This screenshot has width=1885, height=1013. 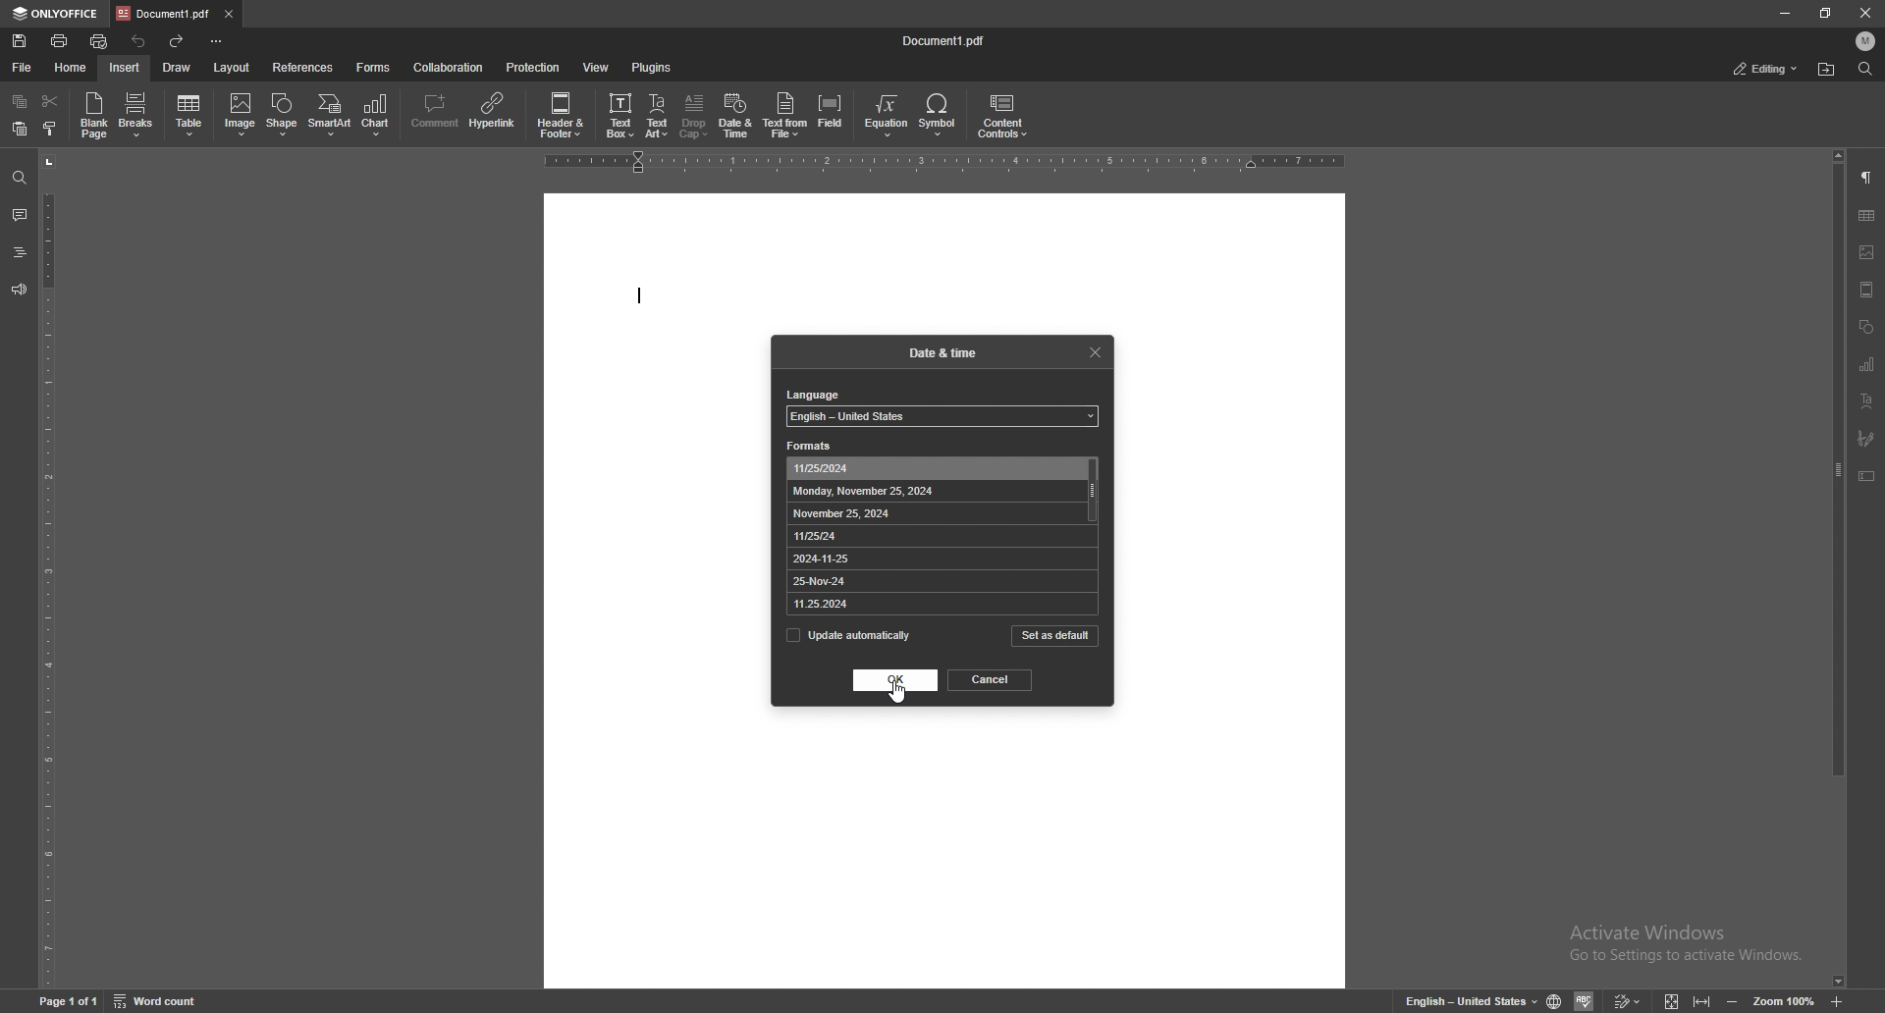 What do you see at coordinates (448, 68) in the screenshot?
I see `collaboration` at bounding box center [448, 68].